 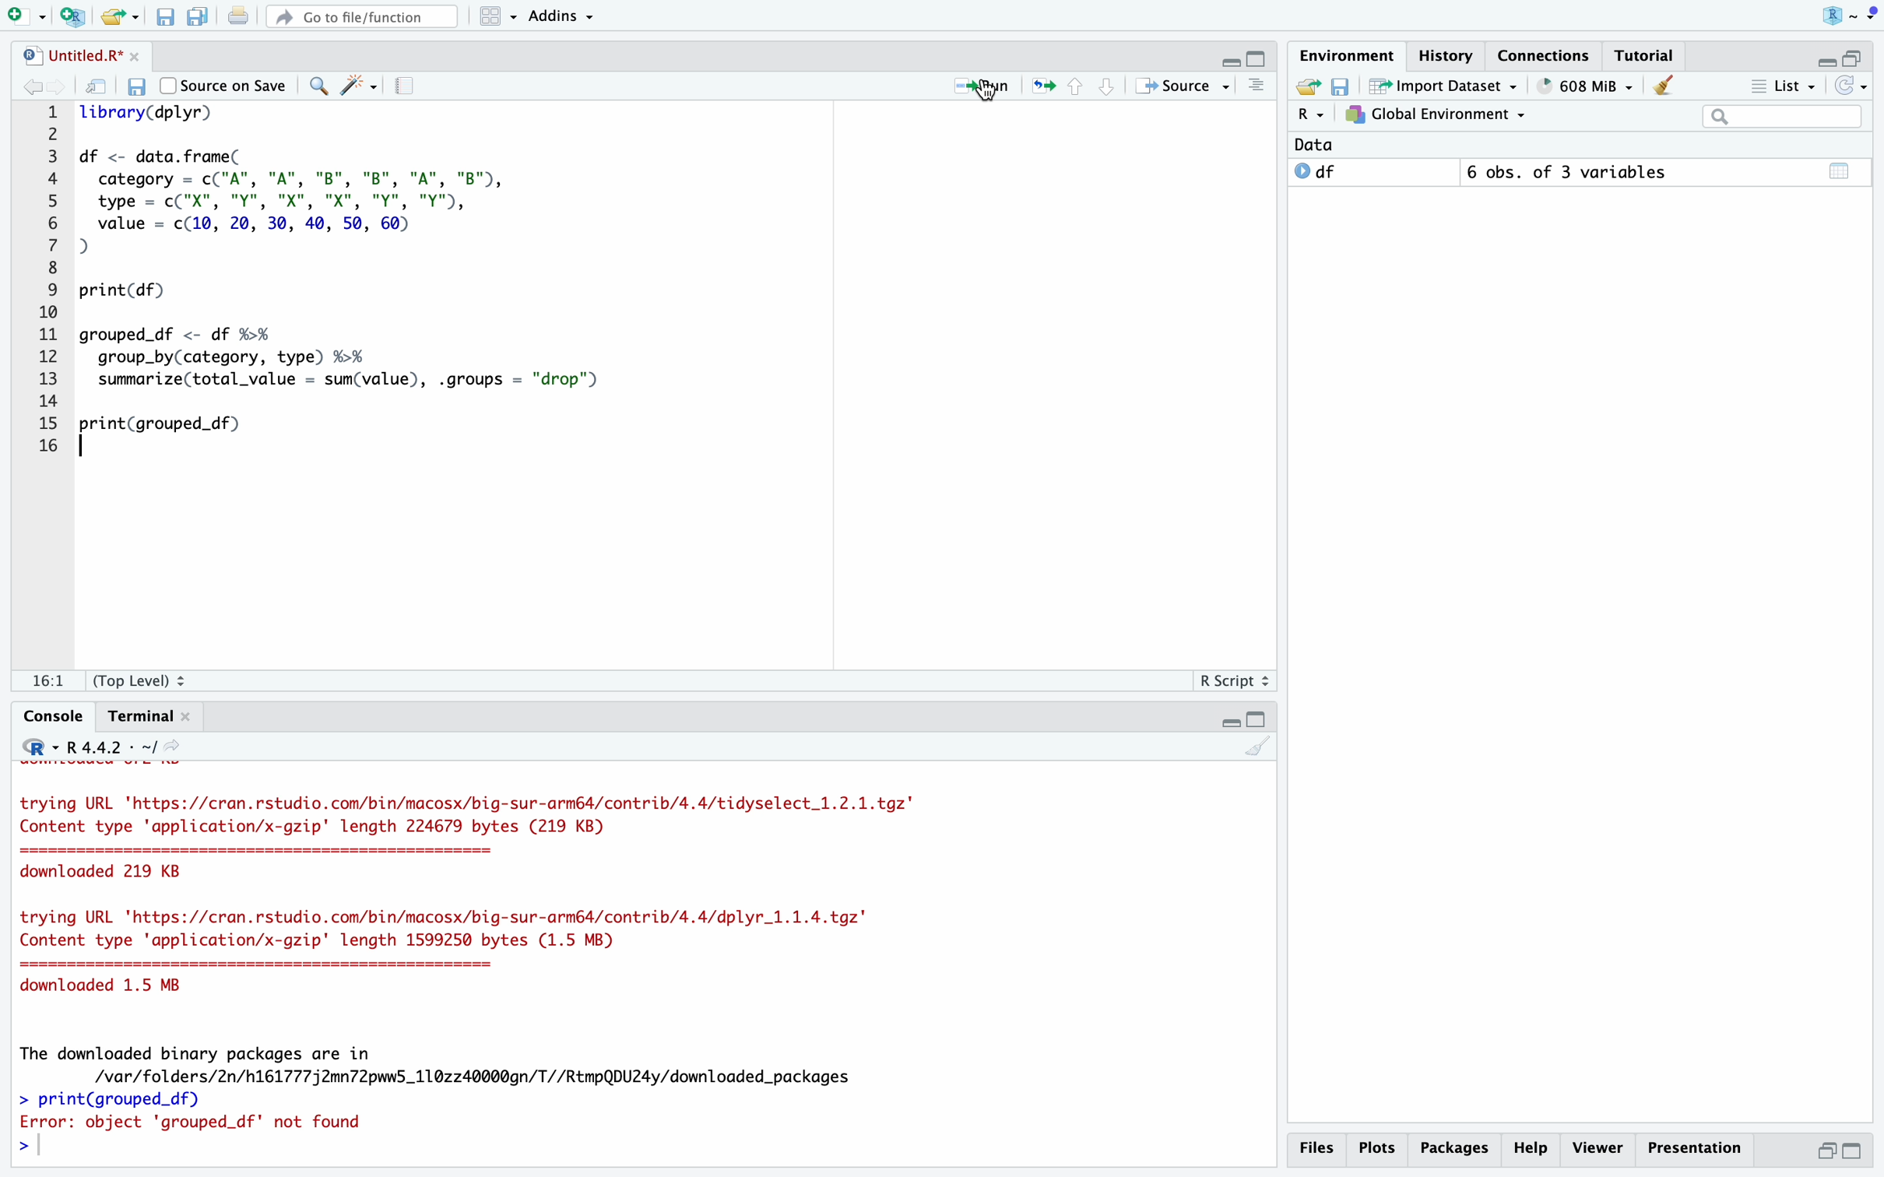 I want to click on Half Height, so click(x=1823, y=1150).